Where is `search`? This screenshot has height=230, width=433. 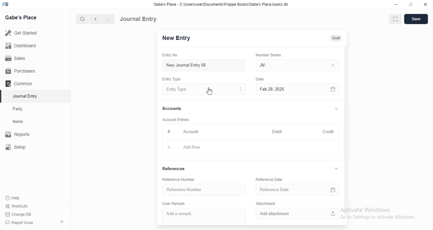
search is located at coordinates (83, 19).